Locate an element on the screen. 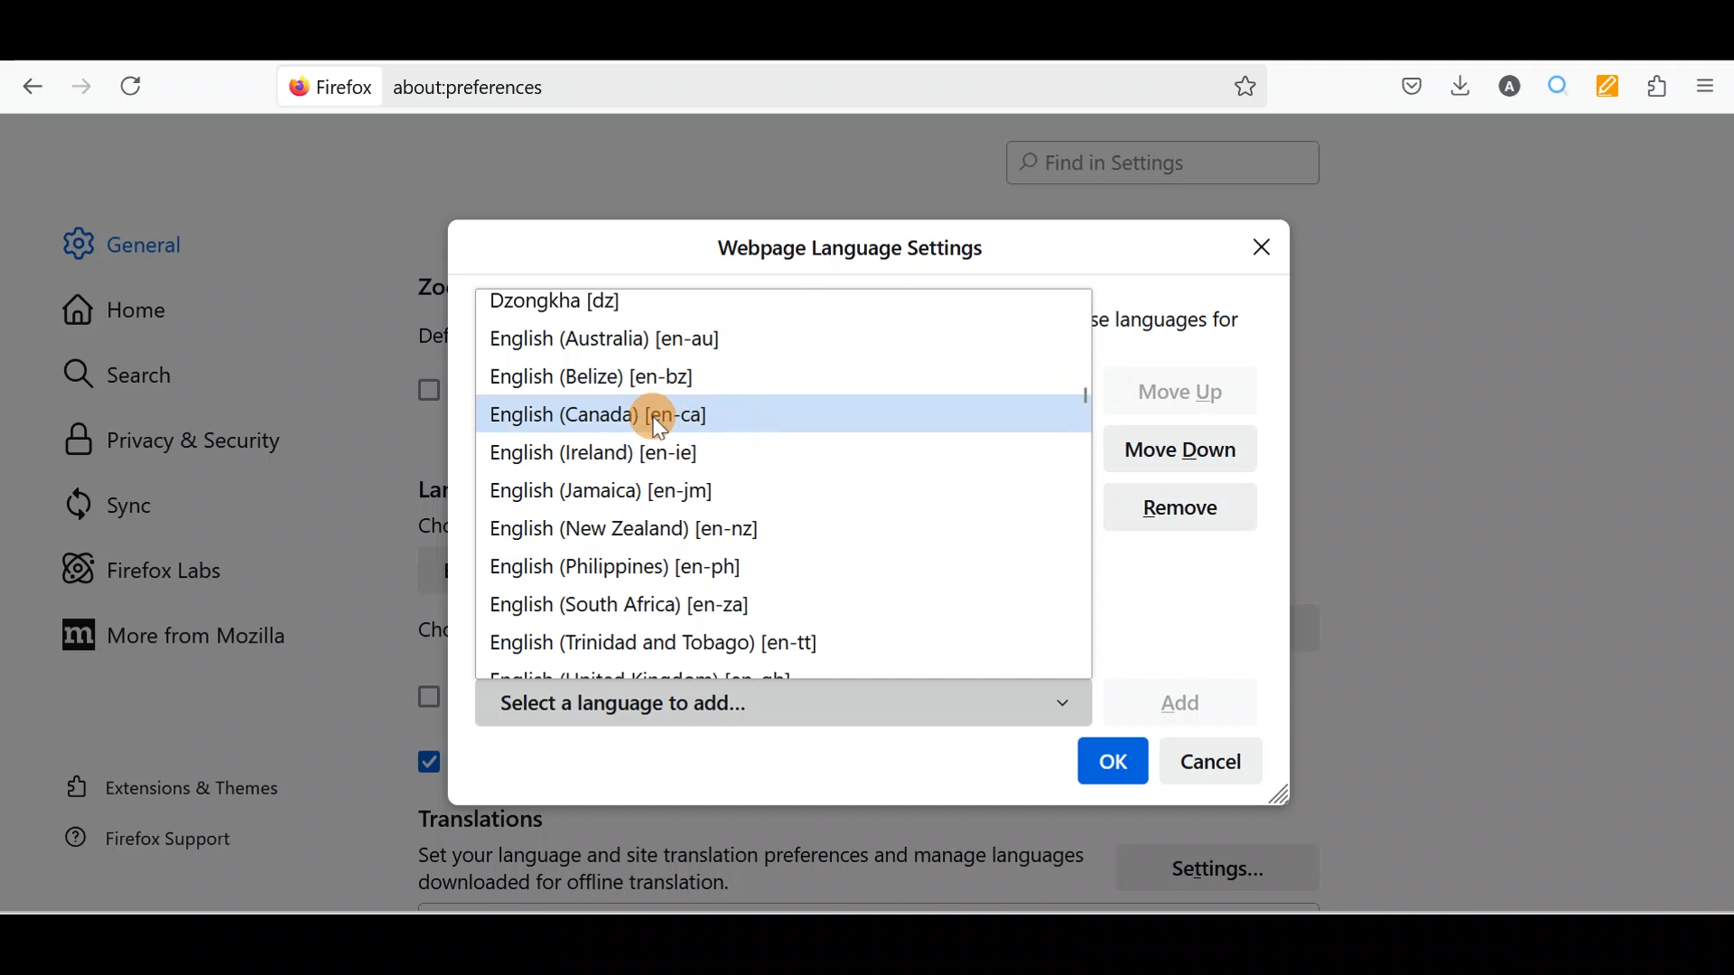  Multiple search & highlight is located at coordinates (1559, 85).